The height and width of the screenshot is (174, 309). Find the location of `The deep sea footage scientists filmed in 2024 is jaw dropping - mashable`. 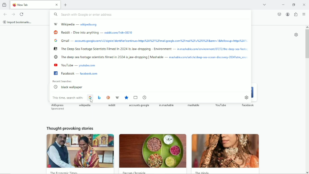

The deep sea footage scientists filmed in 2024 is jaw dropping - mashable is located at coordinates (114, 57).